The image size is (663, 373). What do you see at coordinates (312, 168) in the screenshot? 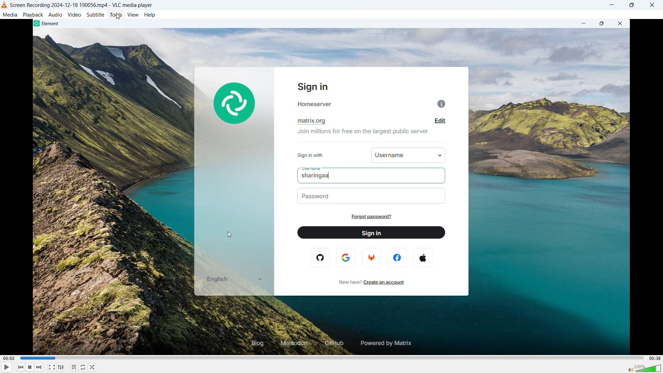
I see `username` at bounding box center [312, 168].